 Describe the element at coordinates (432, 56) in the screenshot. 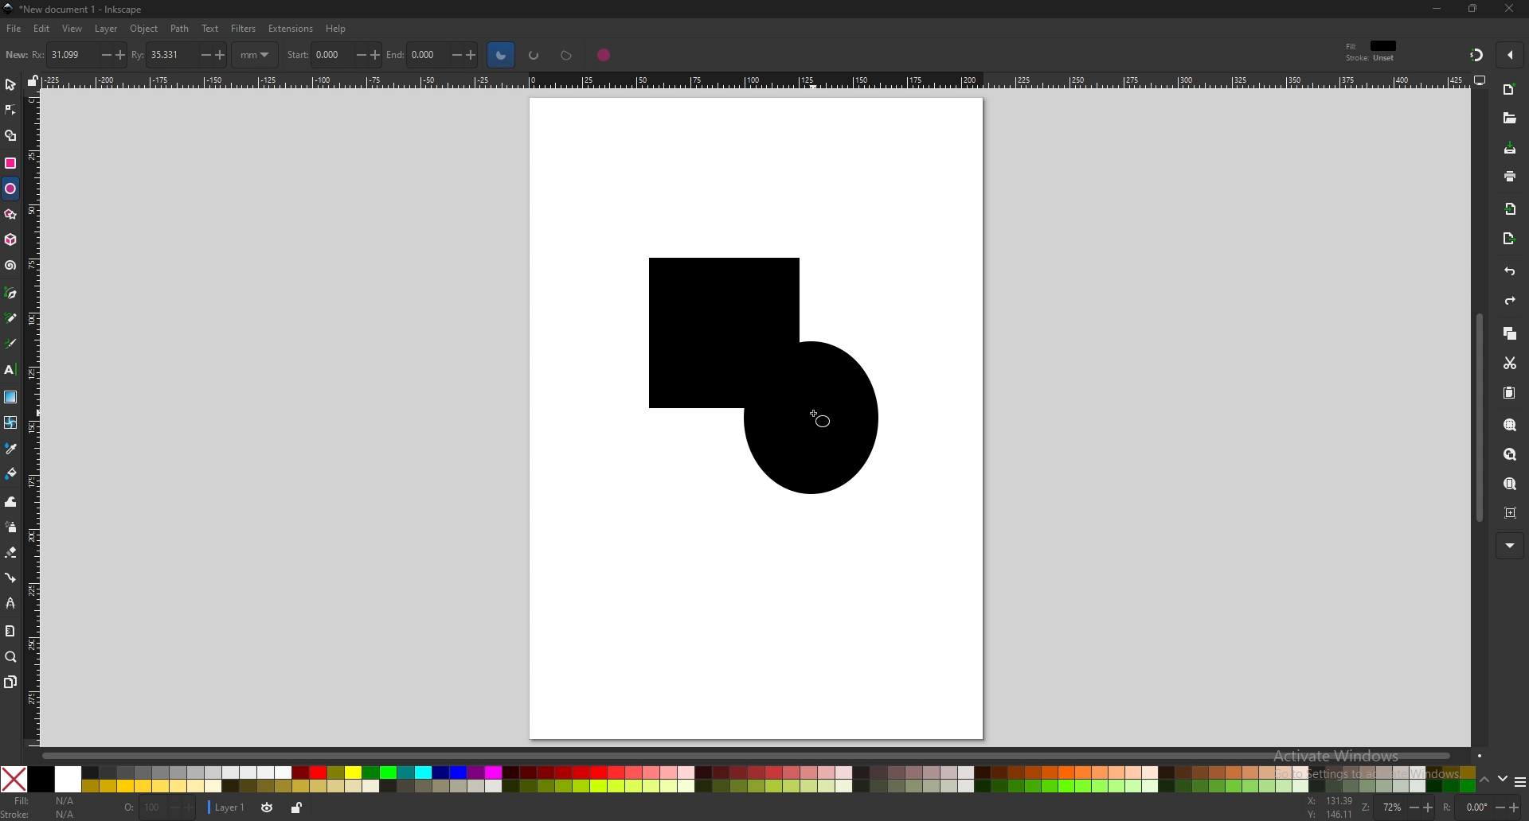

I see `end` at that location.